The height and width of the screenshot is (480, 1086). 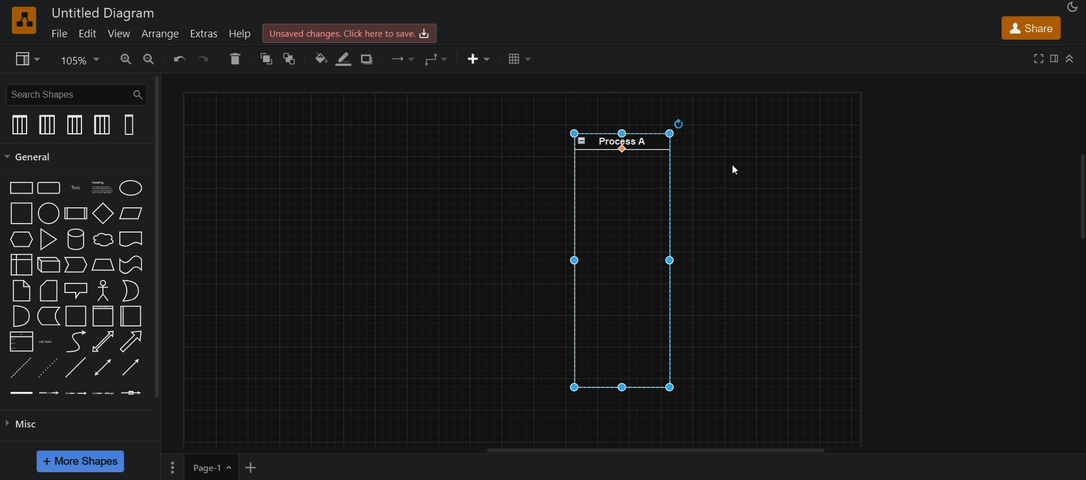 I want to click on help, so click(x=241, y=32).